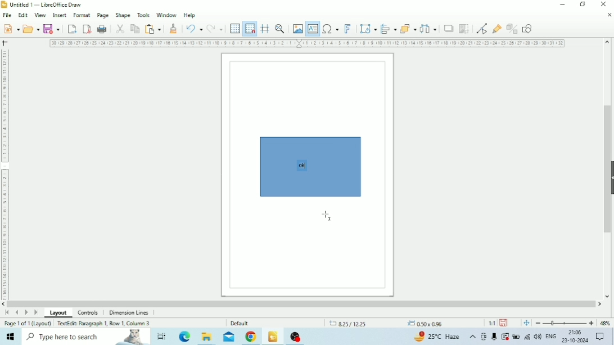 This screenshot has width=614, height=345. What do you see at coordinates (11, 337) in the screenshot?
I see `Windows` at bounding box center [11, 337].